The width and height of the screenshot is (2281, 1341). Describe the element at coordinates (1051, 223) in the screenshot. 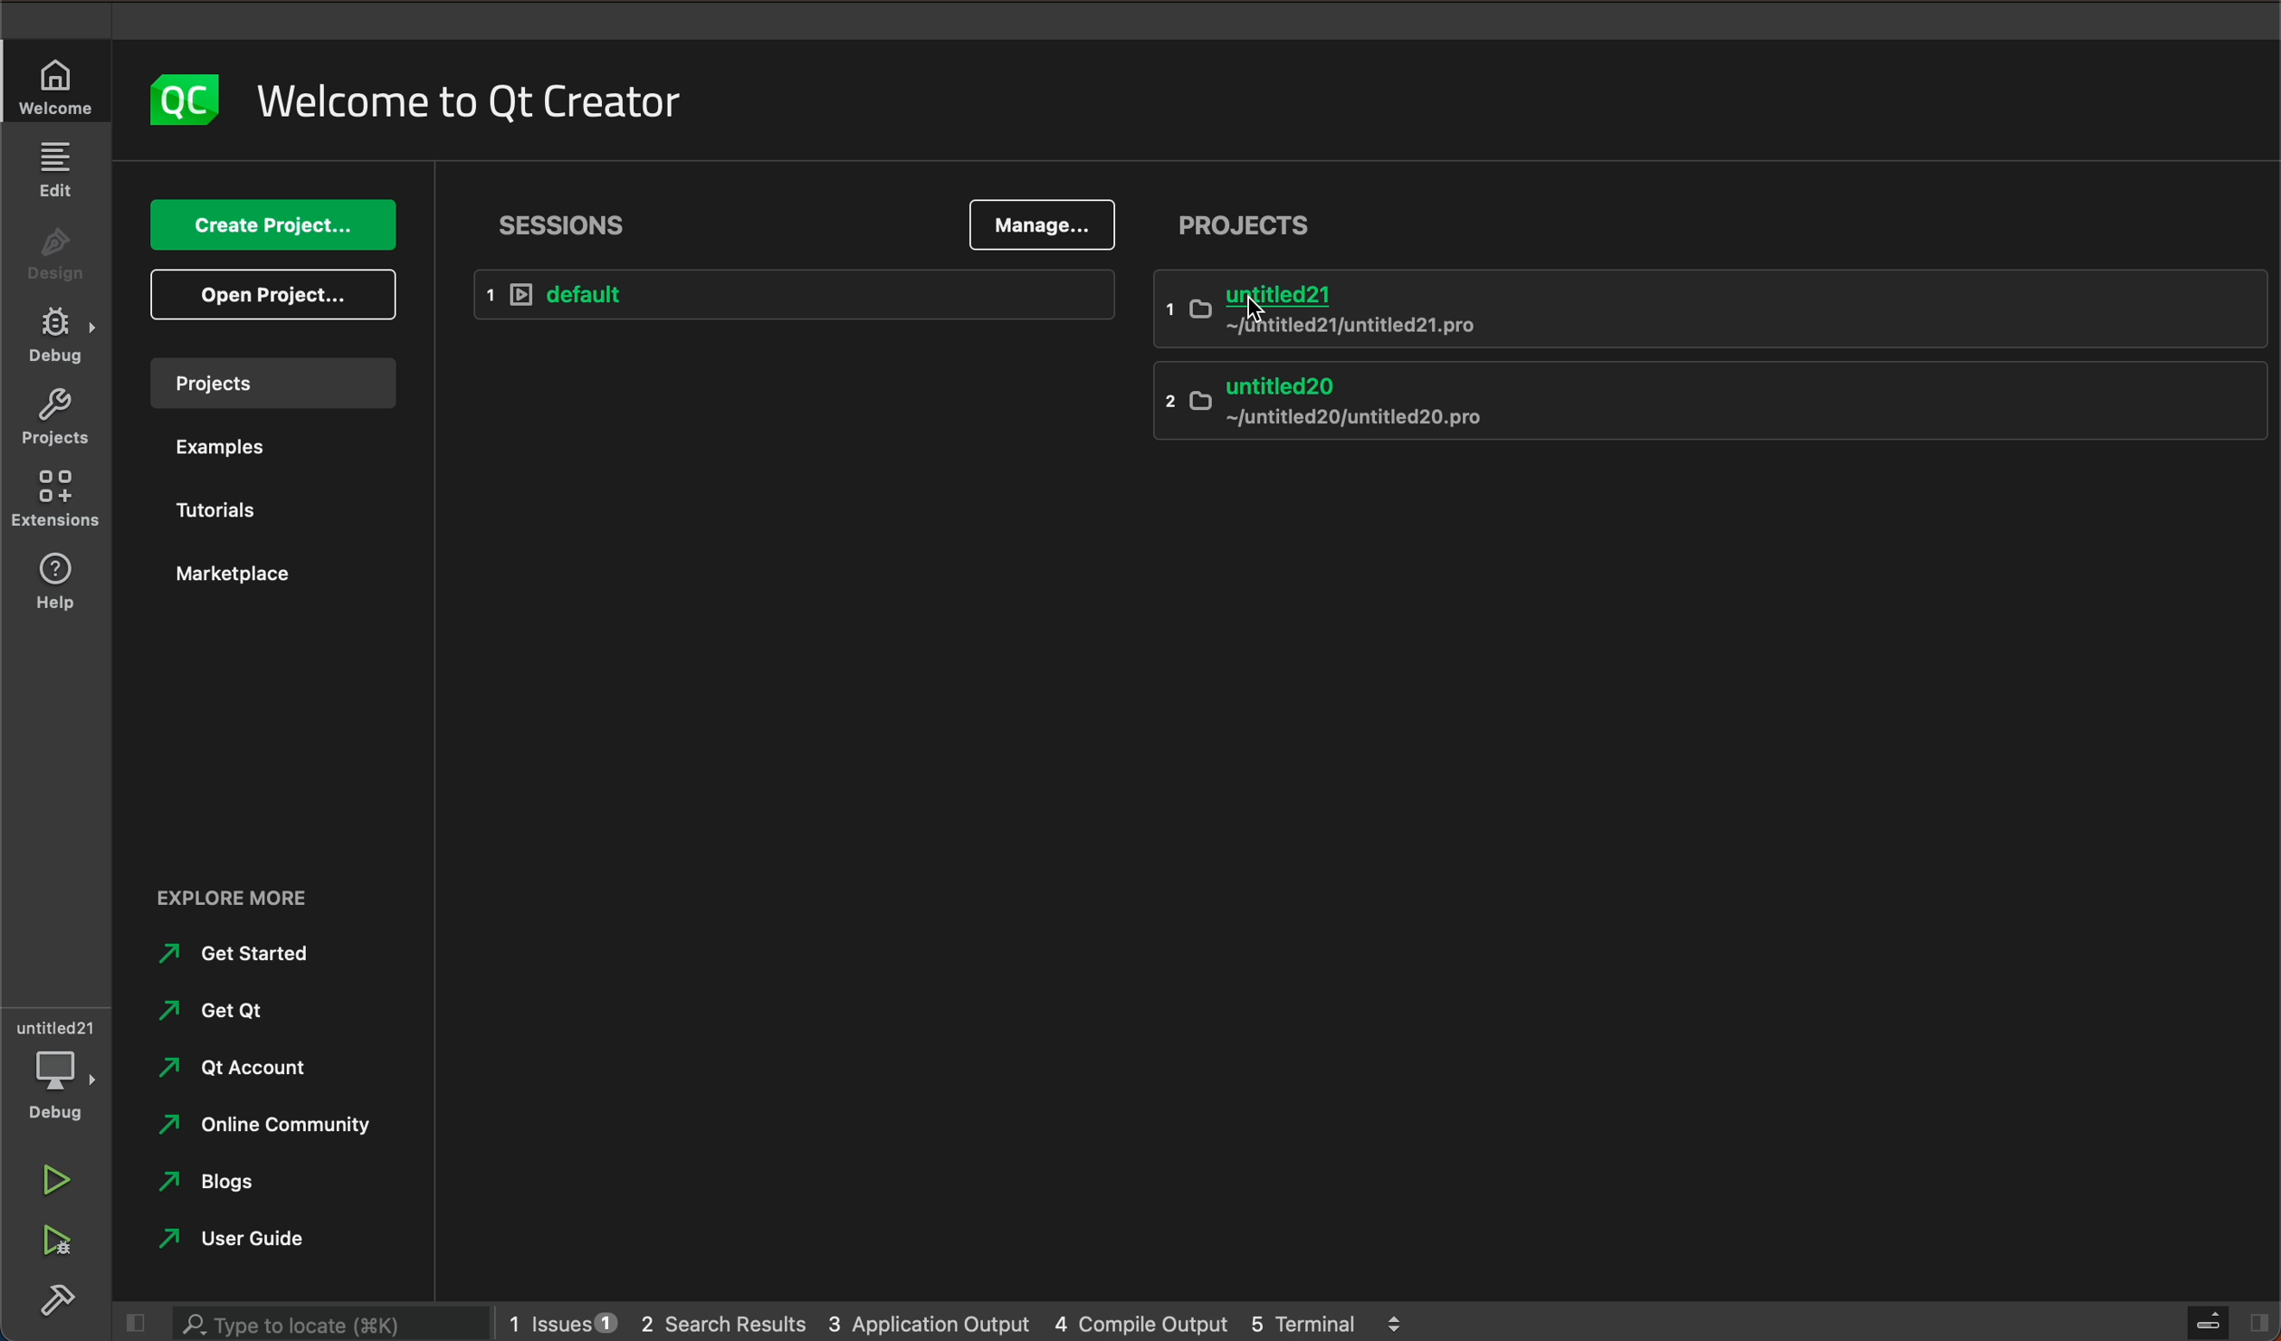

I see `manage` at that location.